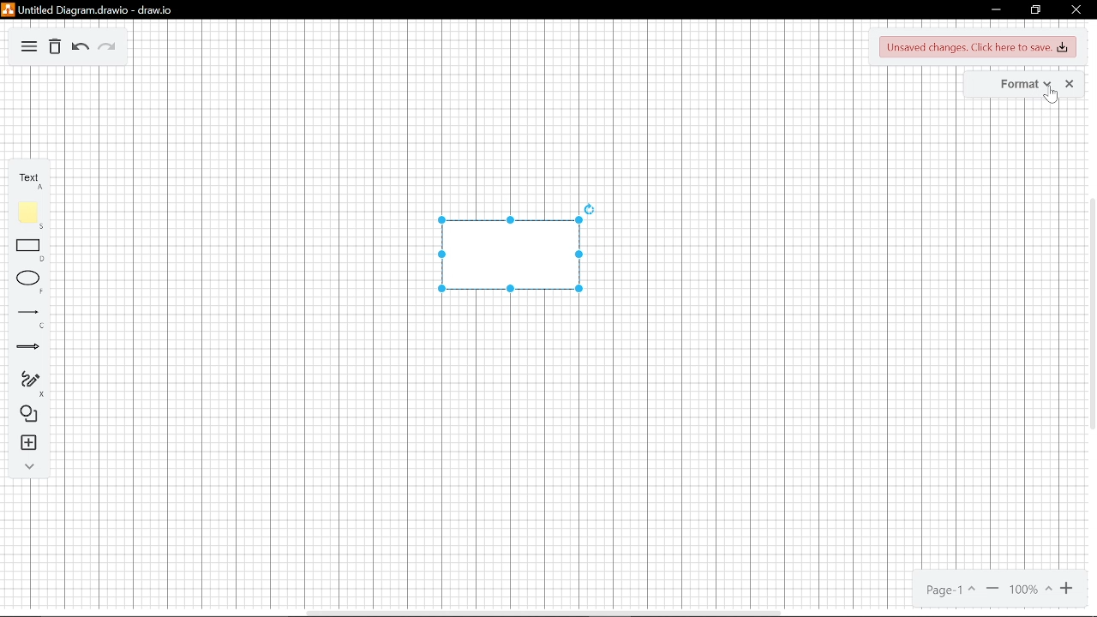  What do you see at coordinates (27, 444) in the screenshot?
I see `add` at bounding box center [27, 444].